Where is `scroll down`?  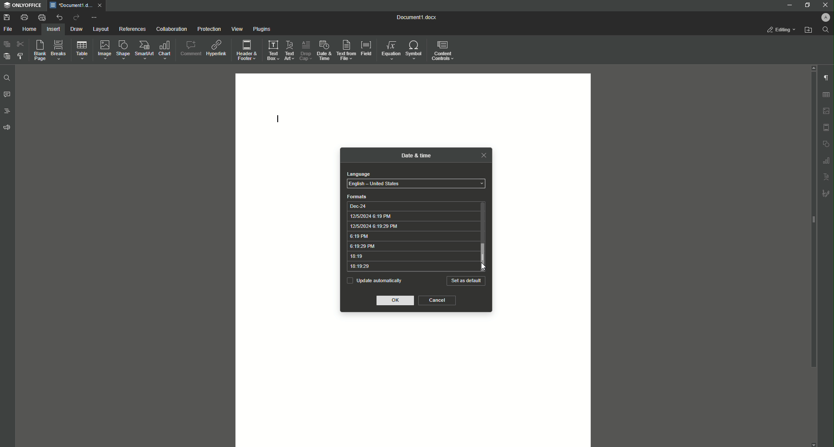
scroll down is located at coordinates (814, 444).